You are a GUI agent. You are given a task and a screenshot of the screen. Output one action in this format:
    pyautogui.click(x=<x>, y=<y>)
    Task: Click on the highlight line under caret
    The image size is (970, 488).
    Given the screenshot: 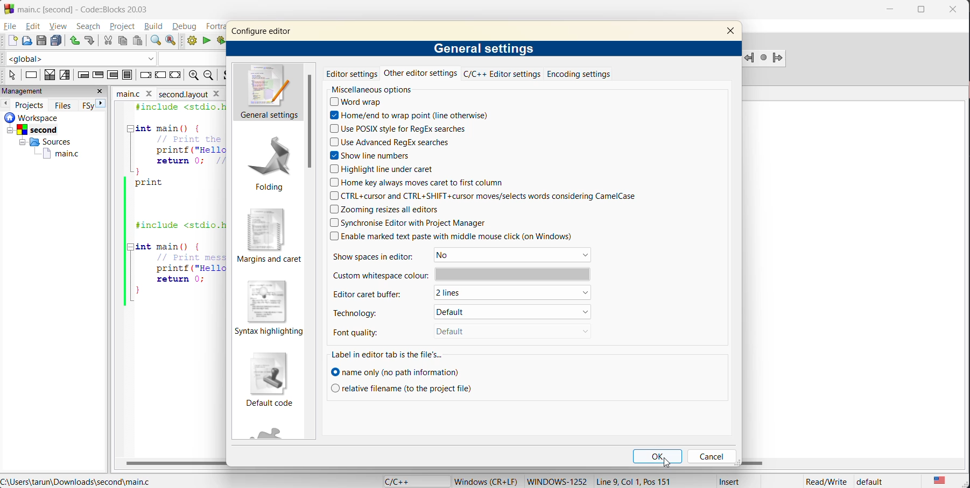 What is the action you would take?
    pyautogui.click(x=383, y=169)
    